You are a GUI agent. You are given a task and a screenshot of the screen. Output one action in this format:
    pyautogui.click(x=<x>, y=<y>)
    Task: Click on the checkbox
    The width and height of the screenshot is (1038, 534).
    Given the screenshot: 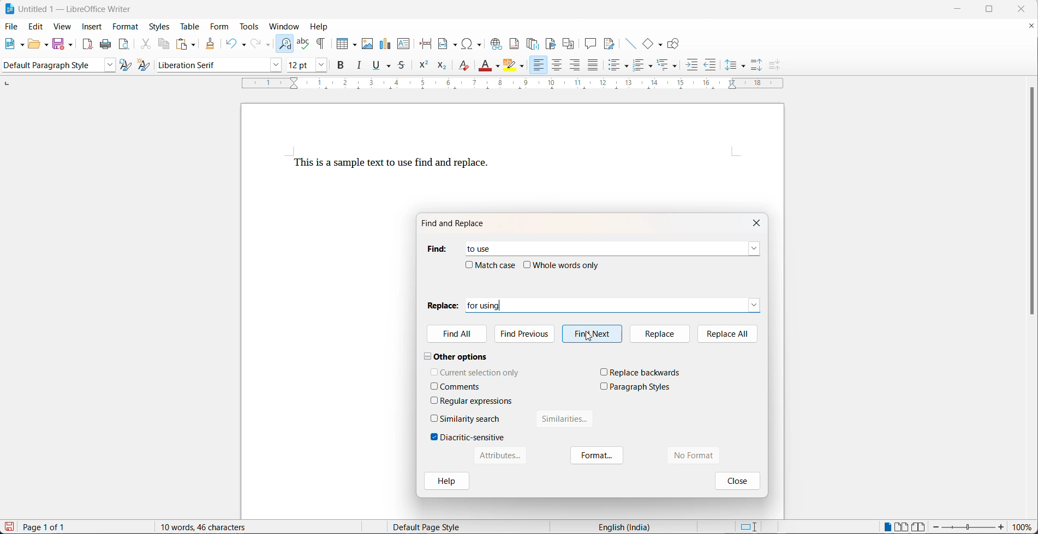 What is the action you would take?
    pyautogui.click(x=434, y=371)
    